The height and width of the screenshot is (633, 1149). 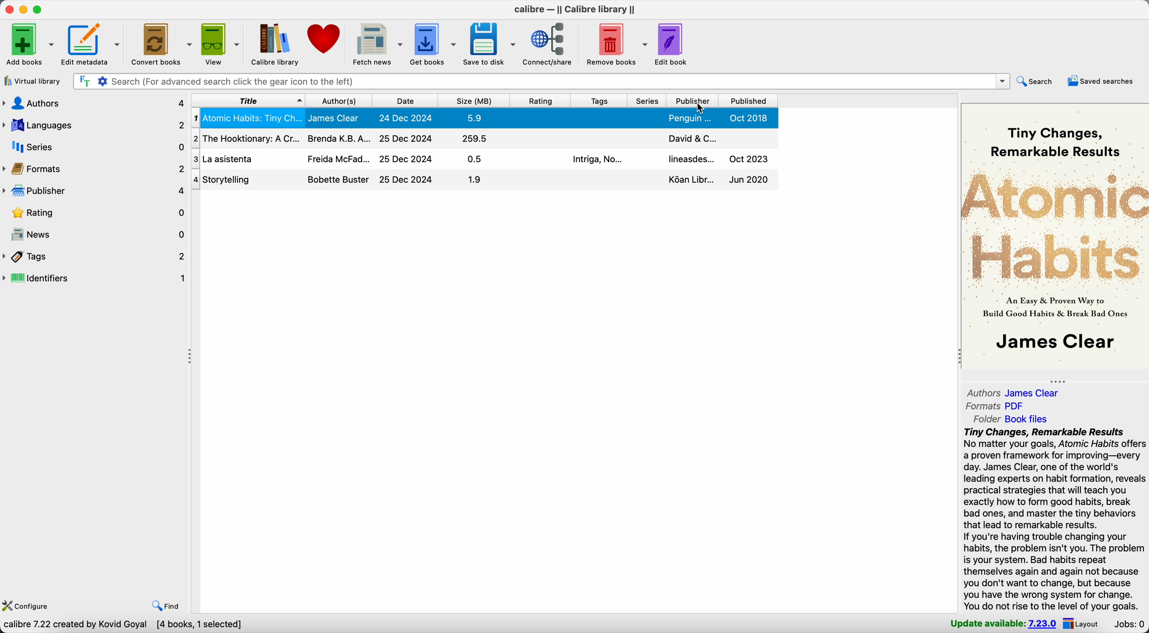 I want to click on authors, so click(x=95, y=102).